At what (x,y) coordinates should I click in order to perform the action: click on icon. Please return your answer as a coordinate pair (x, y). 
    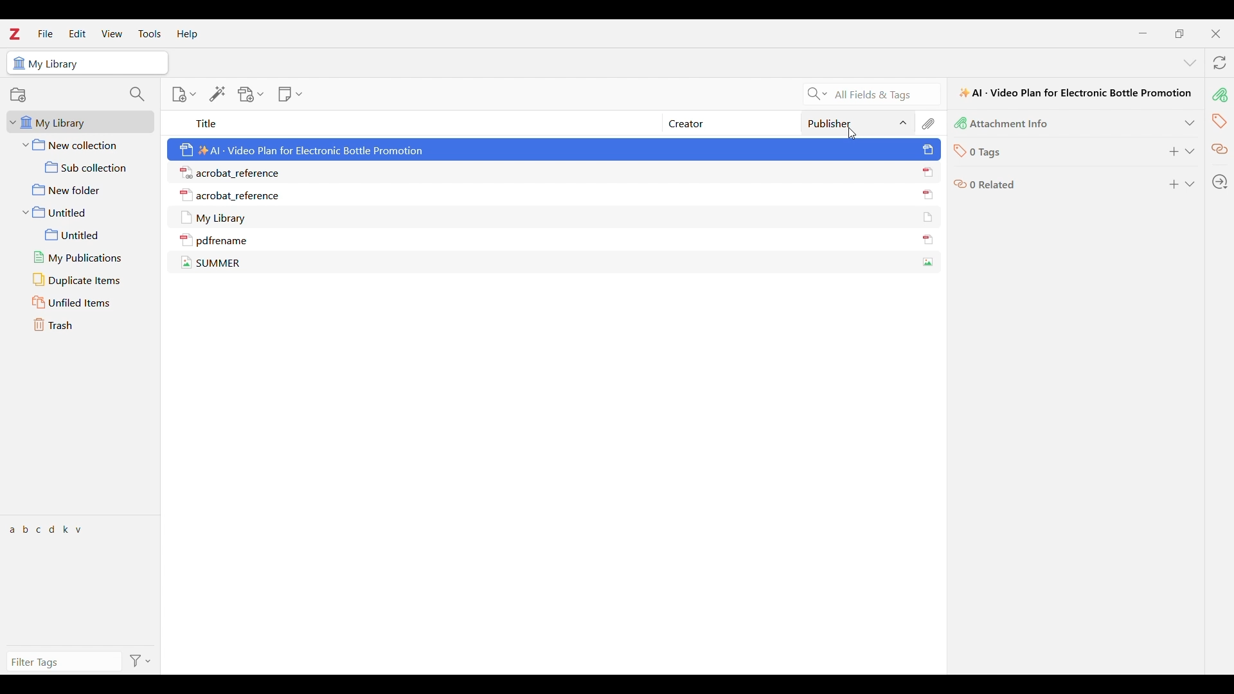
    Looking at the image, I should click on (928, 263).